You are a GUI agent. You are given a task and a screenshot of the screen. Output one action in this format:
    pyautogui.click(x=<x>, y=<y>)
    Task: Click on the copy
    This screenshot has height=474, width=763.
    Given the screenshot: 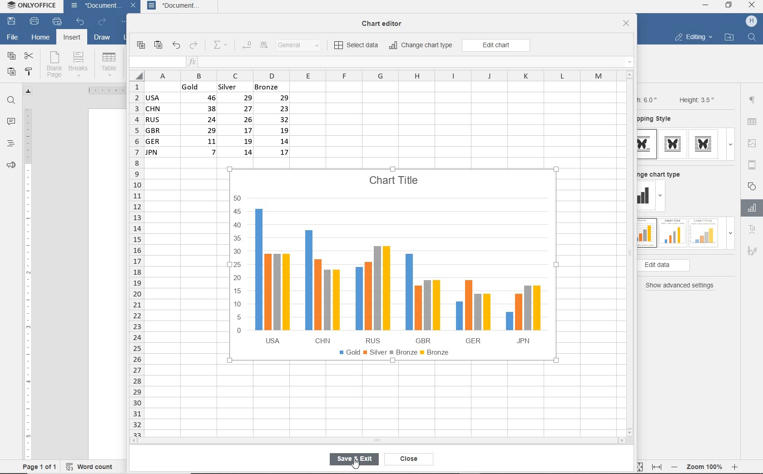 What is the action you would take?
    pyautogui.click(x=140, y=45)
    